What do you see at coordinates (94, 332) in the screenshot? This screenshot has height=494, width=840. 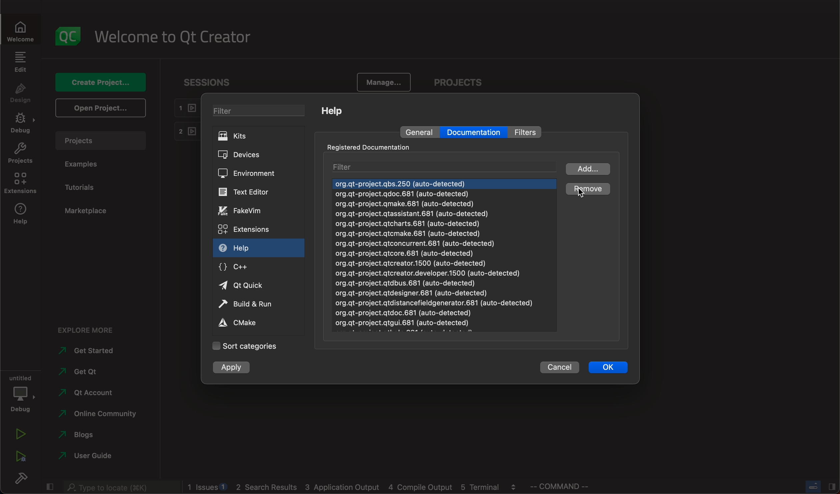 I see `explore` at bounding box center [94, 332].